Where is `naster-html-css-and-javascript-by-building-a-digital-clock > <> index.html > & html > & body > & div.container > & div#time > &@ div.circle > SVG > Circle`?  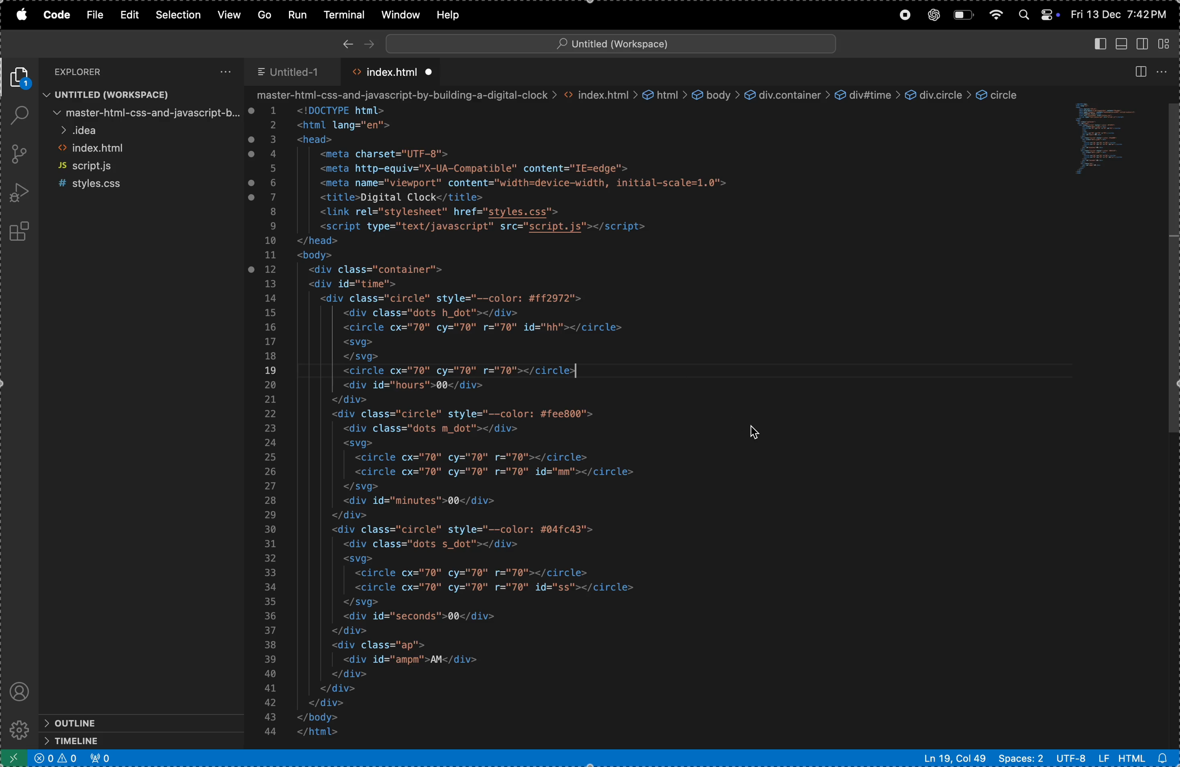
naster-html-css-and-javascript-by-building-a-digital-clock > <> index.html > & html > & body > & div.container > & div#time > &@ div.circle > SVG > Circle is located at coordinates (657, 95).